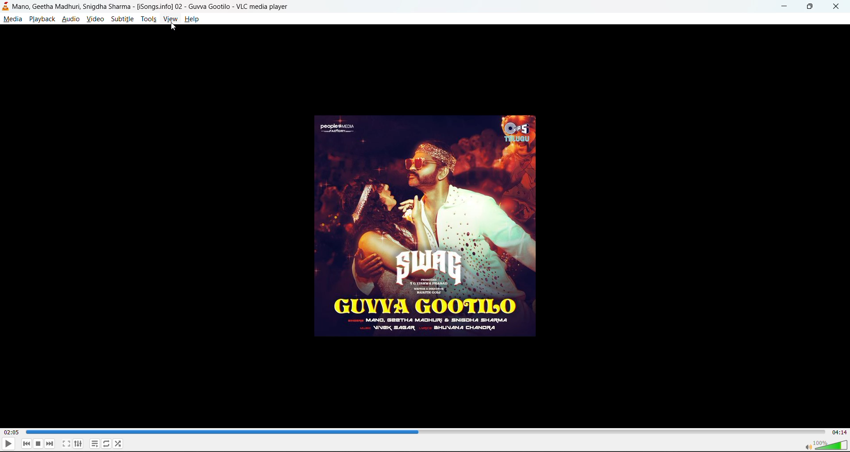  I want to click on subtitle, so click(121, 19).